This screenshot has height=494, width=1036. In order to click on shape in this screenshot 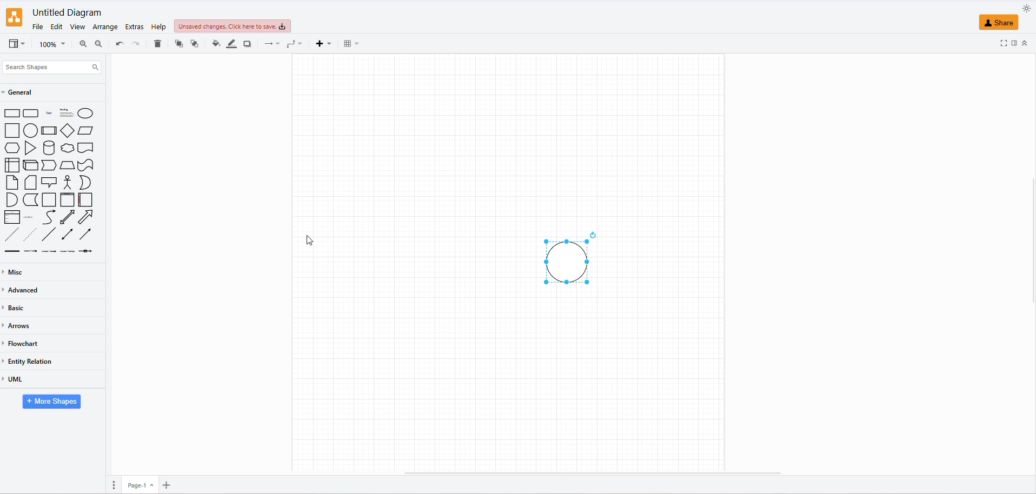, I will do `click(59, 114)`.